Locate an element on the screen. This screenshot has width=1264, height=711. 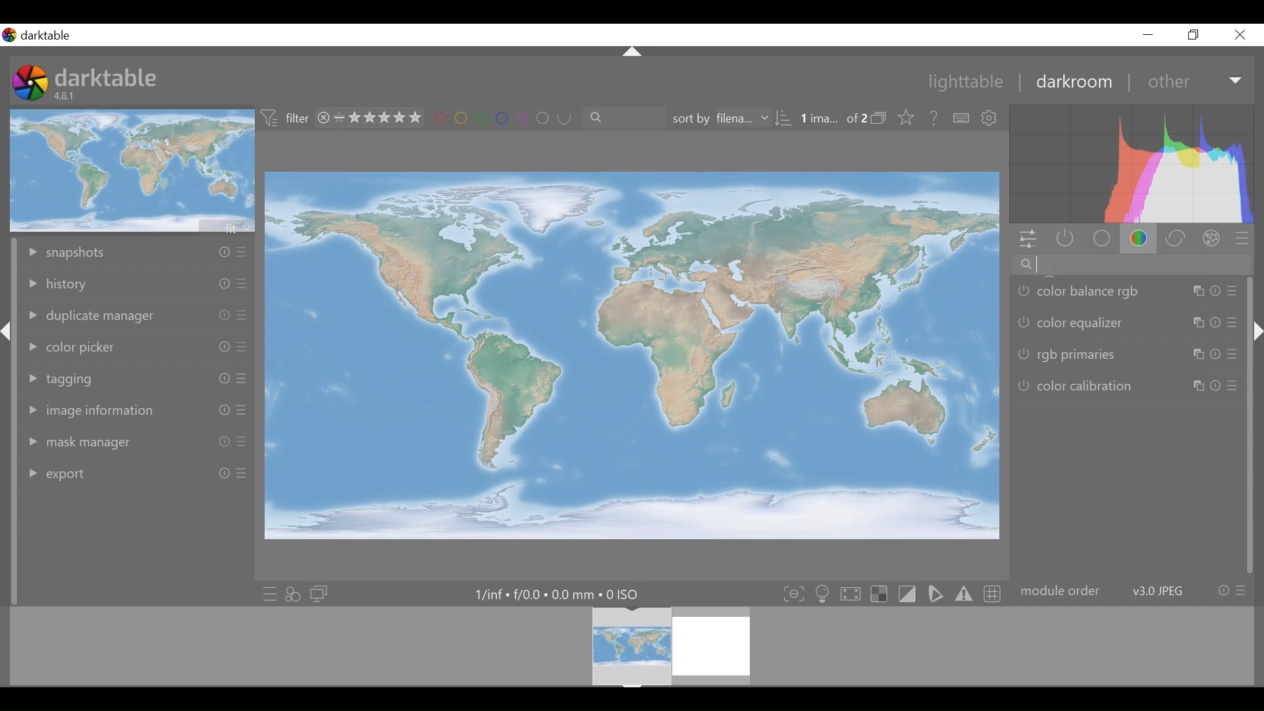
main editing area is located at coordinates (634, 355).